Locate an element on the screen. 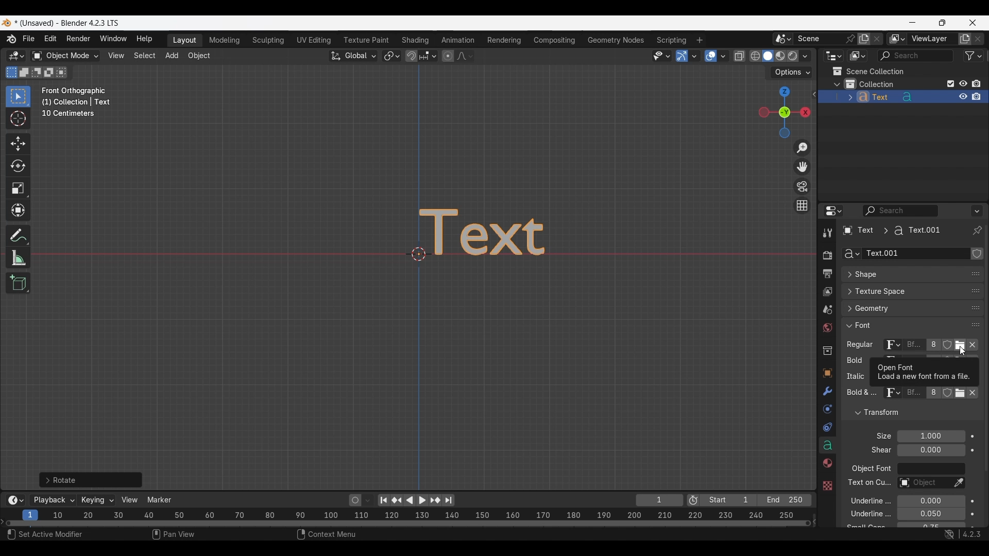 The height and width of the screenshot is (556, 989). Name of current font of each attribute is located at coordinates (914, 346).